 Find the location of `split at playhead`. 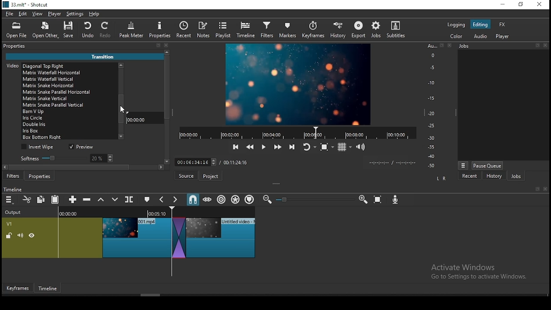

split at playhead is located at coordinates (130, 200).